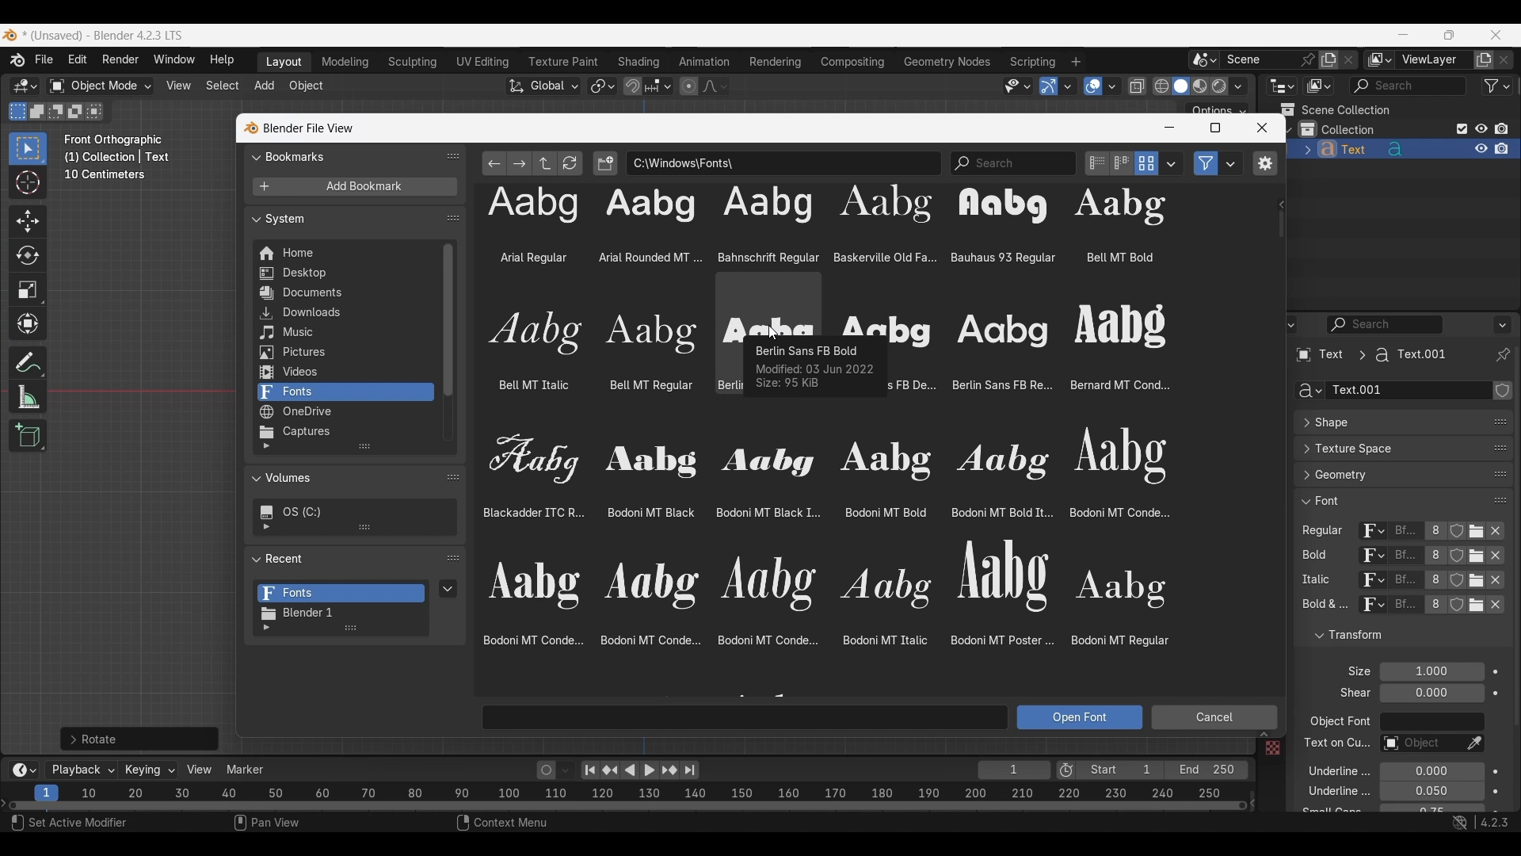 This screenshot has width=1521, height=856. What do you see at coordinates (75, 112) in the screenshot?
I see `Invert existing selection` at bounding box center [75, 112].